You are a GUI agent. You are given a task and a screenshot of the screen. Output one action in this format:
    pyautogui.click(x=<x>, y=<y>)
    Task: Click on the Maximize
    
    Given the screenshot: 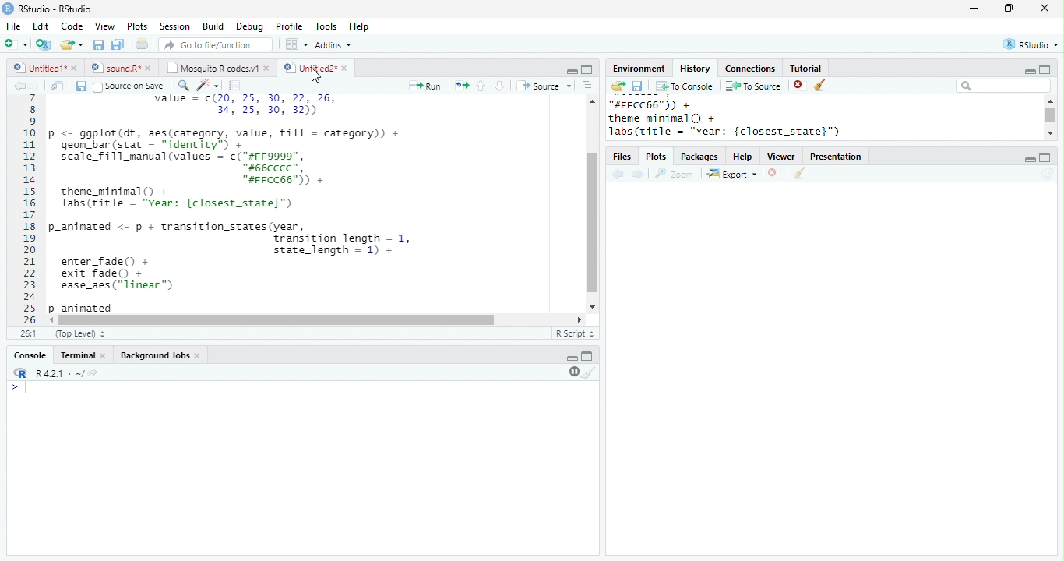 What is the action you would take?
    pyautogui.click(x=587, y=356)
    